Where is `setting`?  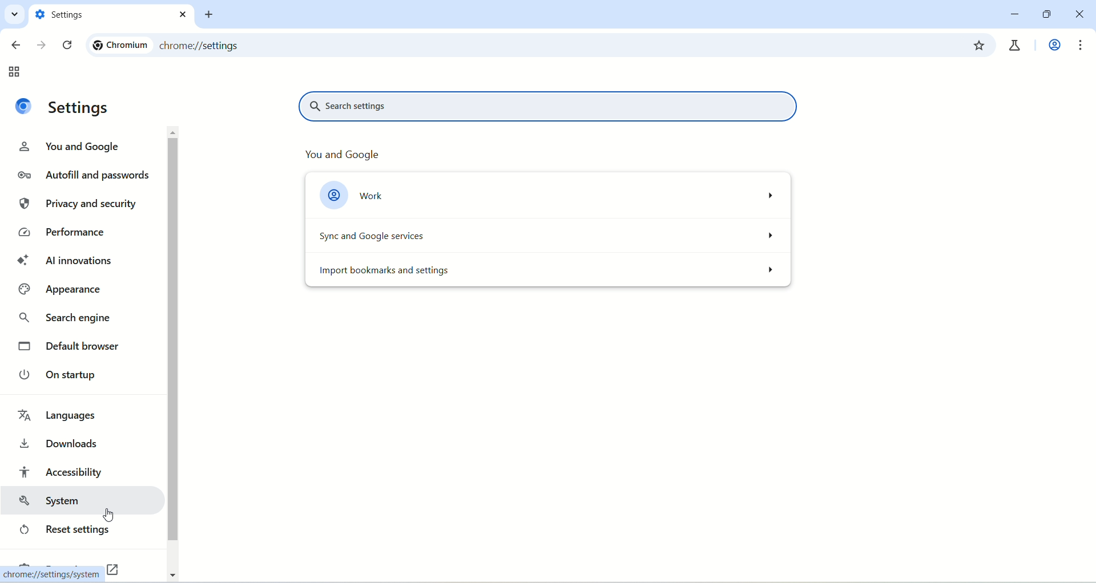
setting is located at coordinates (101, 15).